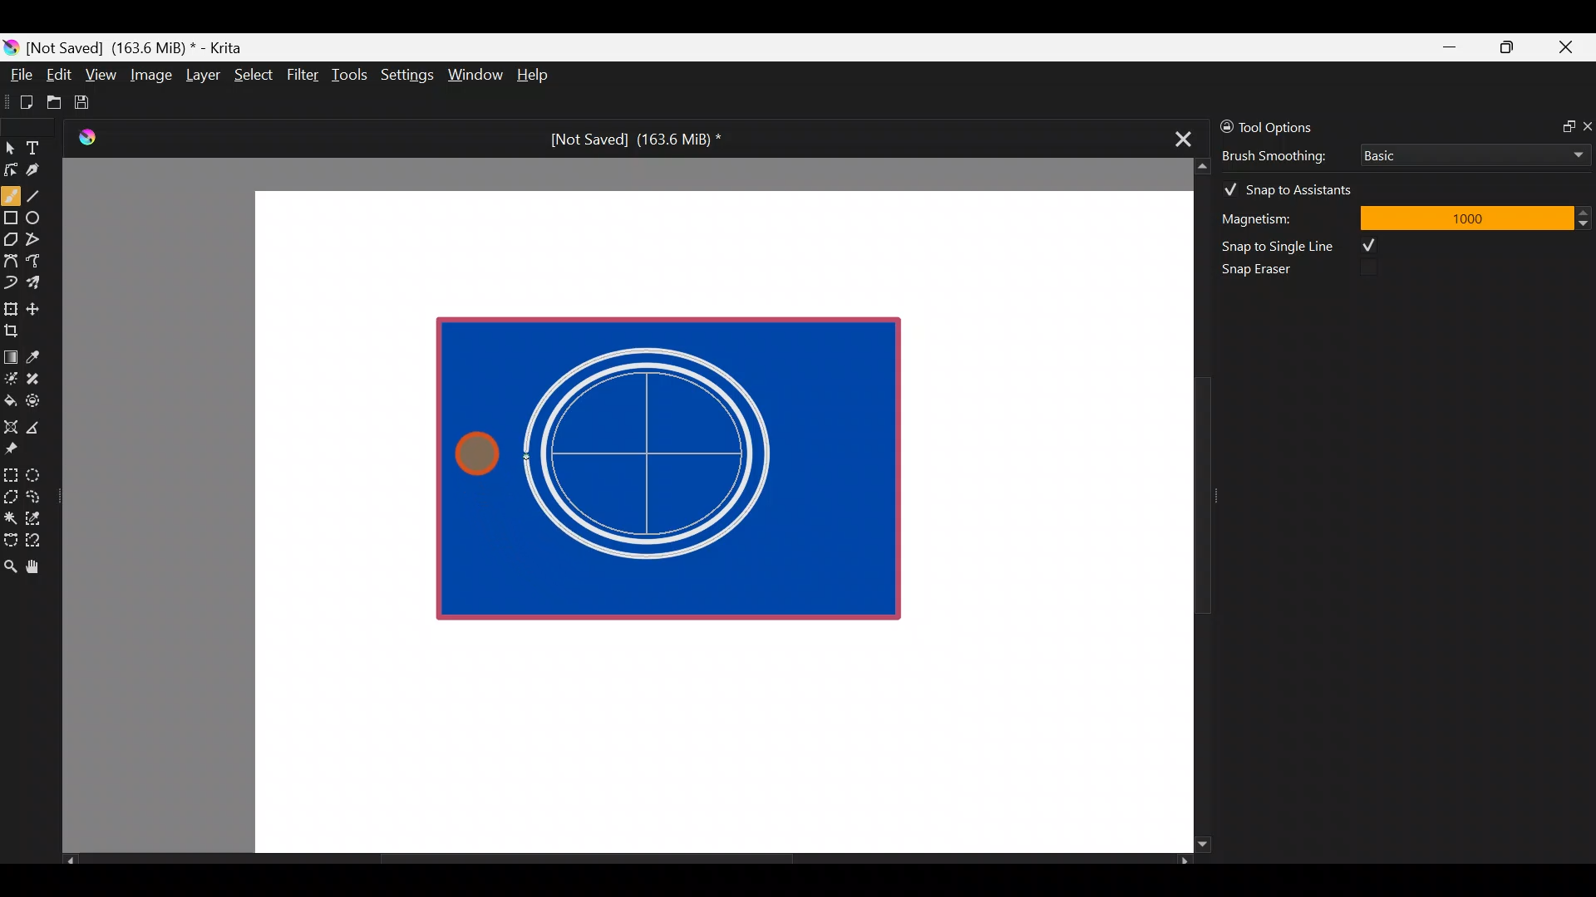 The height and width of the screenshot is (897, 1596). What do you see at coordinates (629, 140) in the screenshot?
I see `[Not Saved] (163.6 MiB) *` at bounding box center [629, 140].